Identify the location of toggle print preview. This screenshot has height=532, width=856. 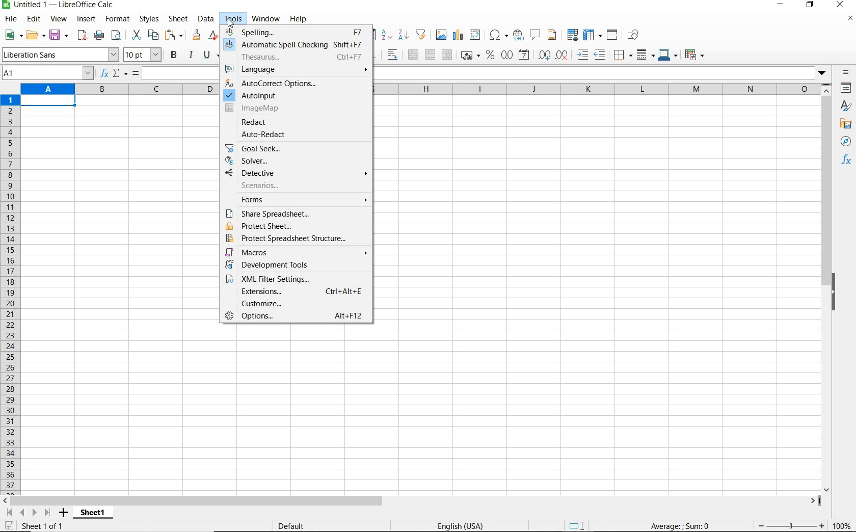
(116, 35).